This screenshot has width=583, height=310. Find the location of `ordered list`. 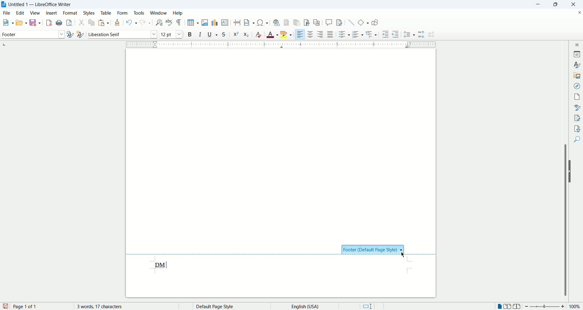

ordered list is located at coordinates (358, 35).